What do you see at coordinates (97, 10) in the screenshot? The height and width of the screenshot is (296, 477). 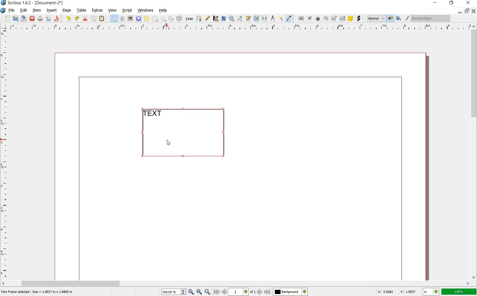 I see `extras` at bounding box center [97, 10].